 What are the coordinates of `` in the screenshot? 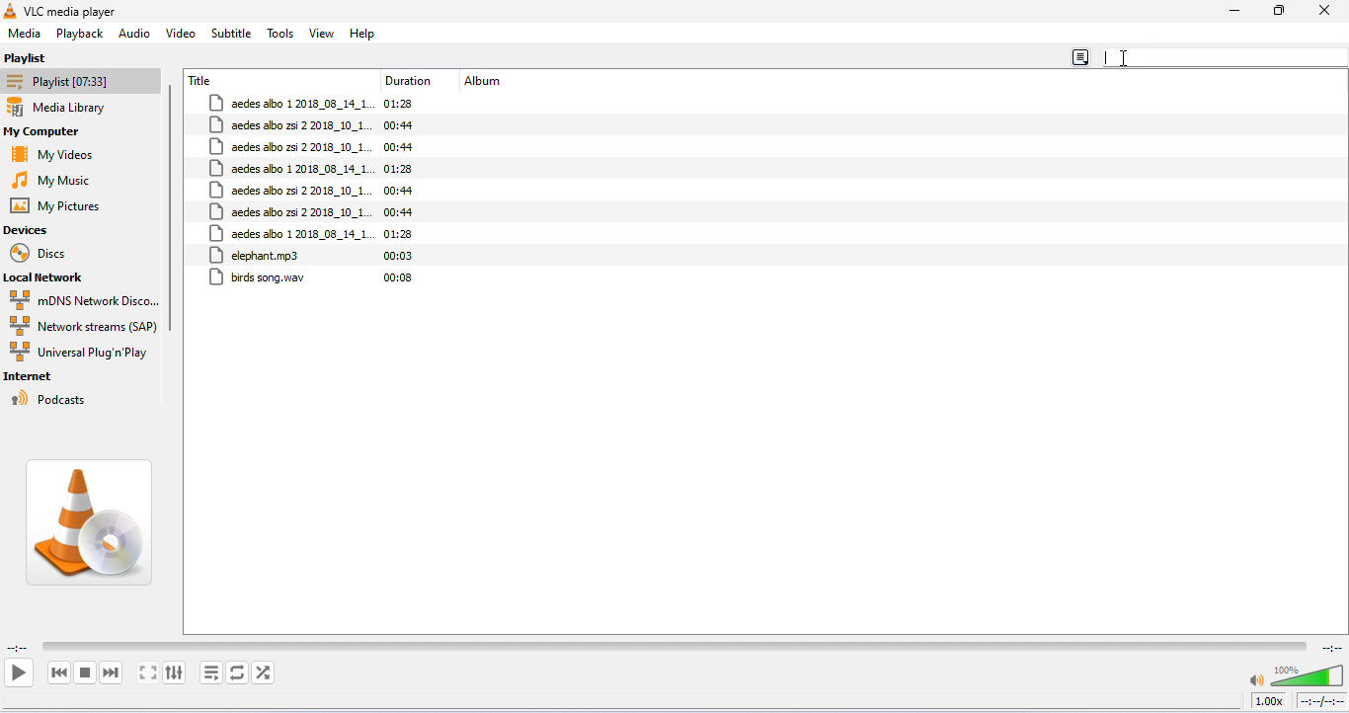 It's located at (1279, 11).